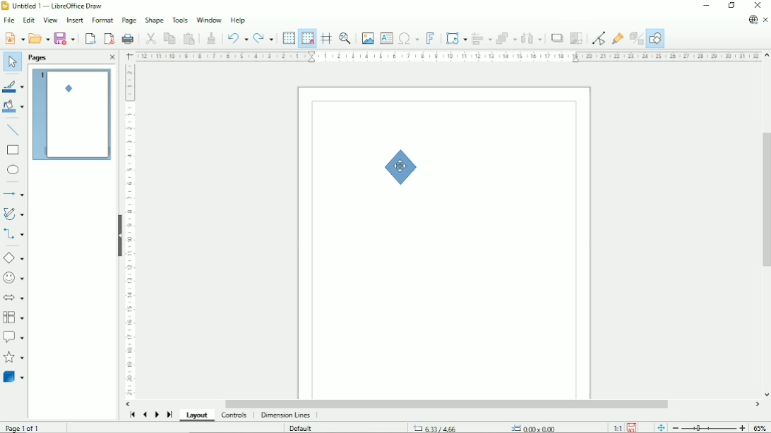 This screenshot has width=771, height=433. What do you see at coordinates (13, 170) in the screenshot?
I see `Ellipse` at bounding box center [13, 170].